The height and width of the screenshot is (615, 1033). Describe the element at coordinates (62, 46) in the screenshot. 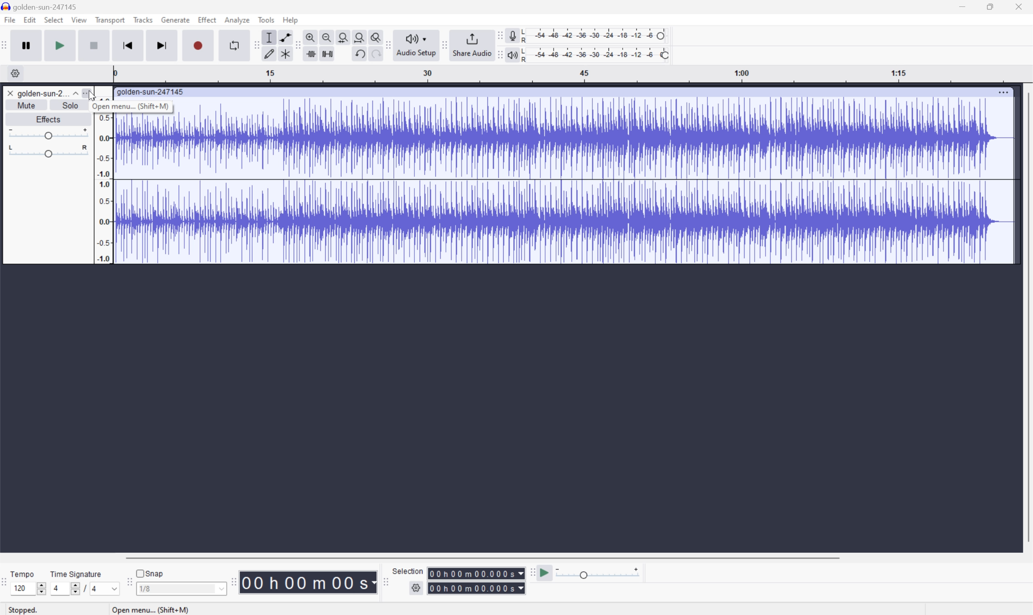

I see `Play` at that location.